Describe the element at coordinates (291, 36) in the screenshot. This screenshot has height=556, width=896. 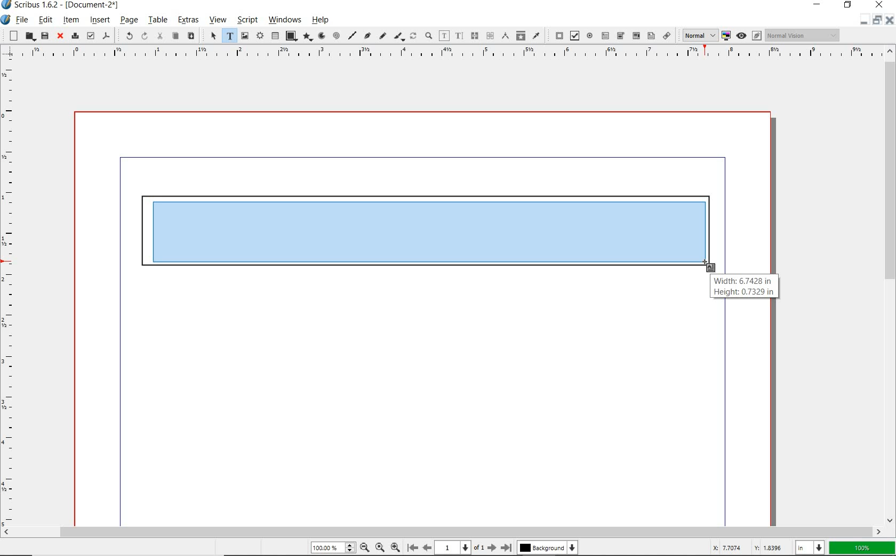
I see `shape` at that location.